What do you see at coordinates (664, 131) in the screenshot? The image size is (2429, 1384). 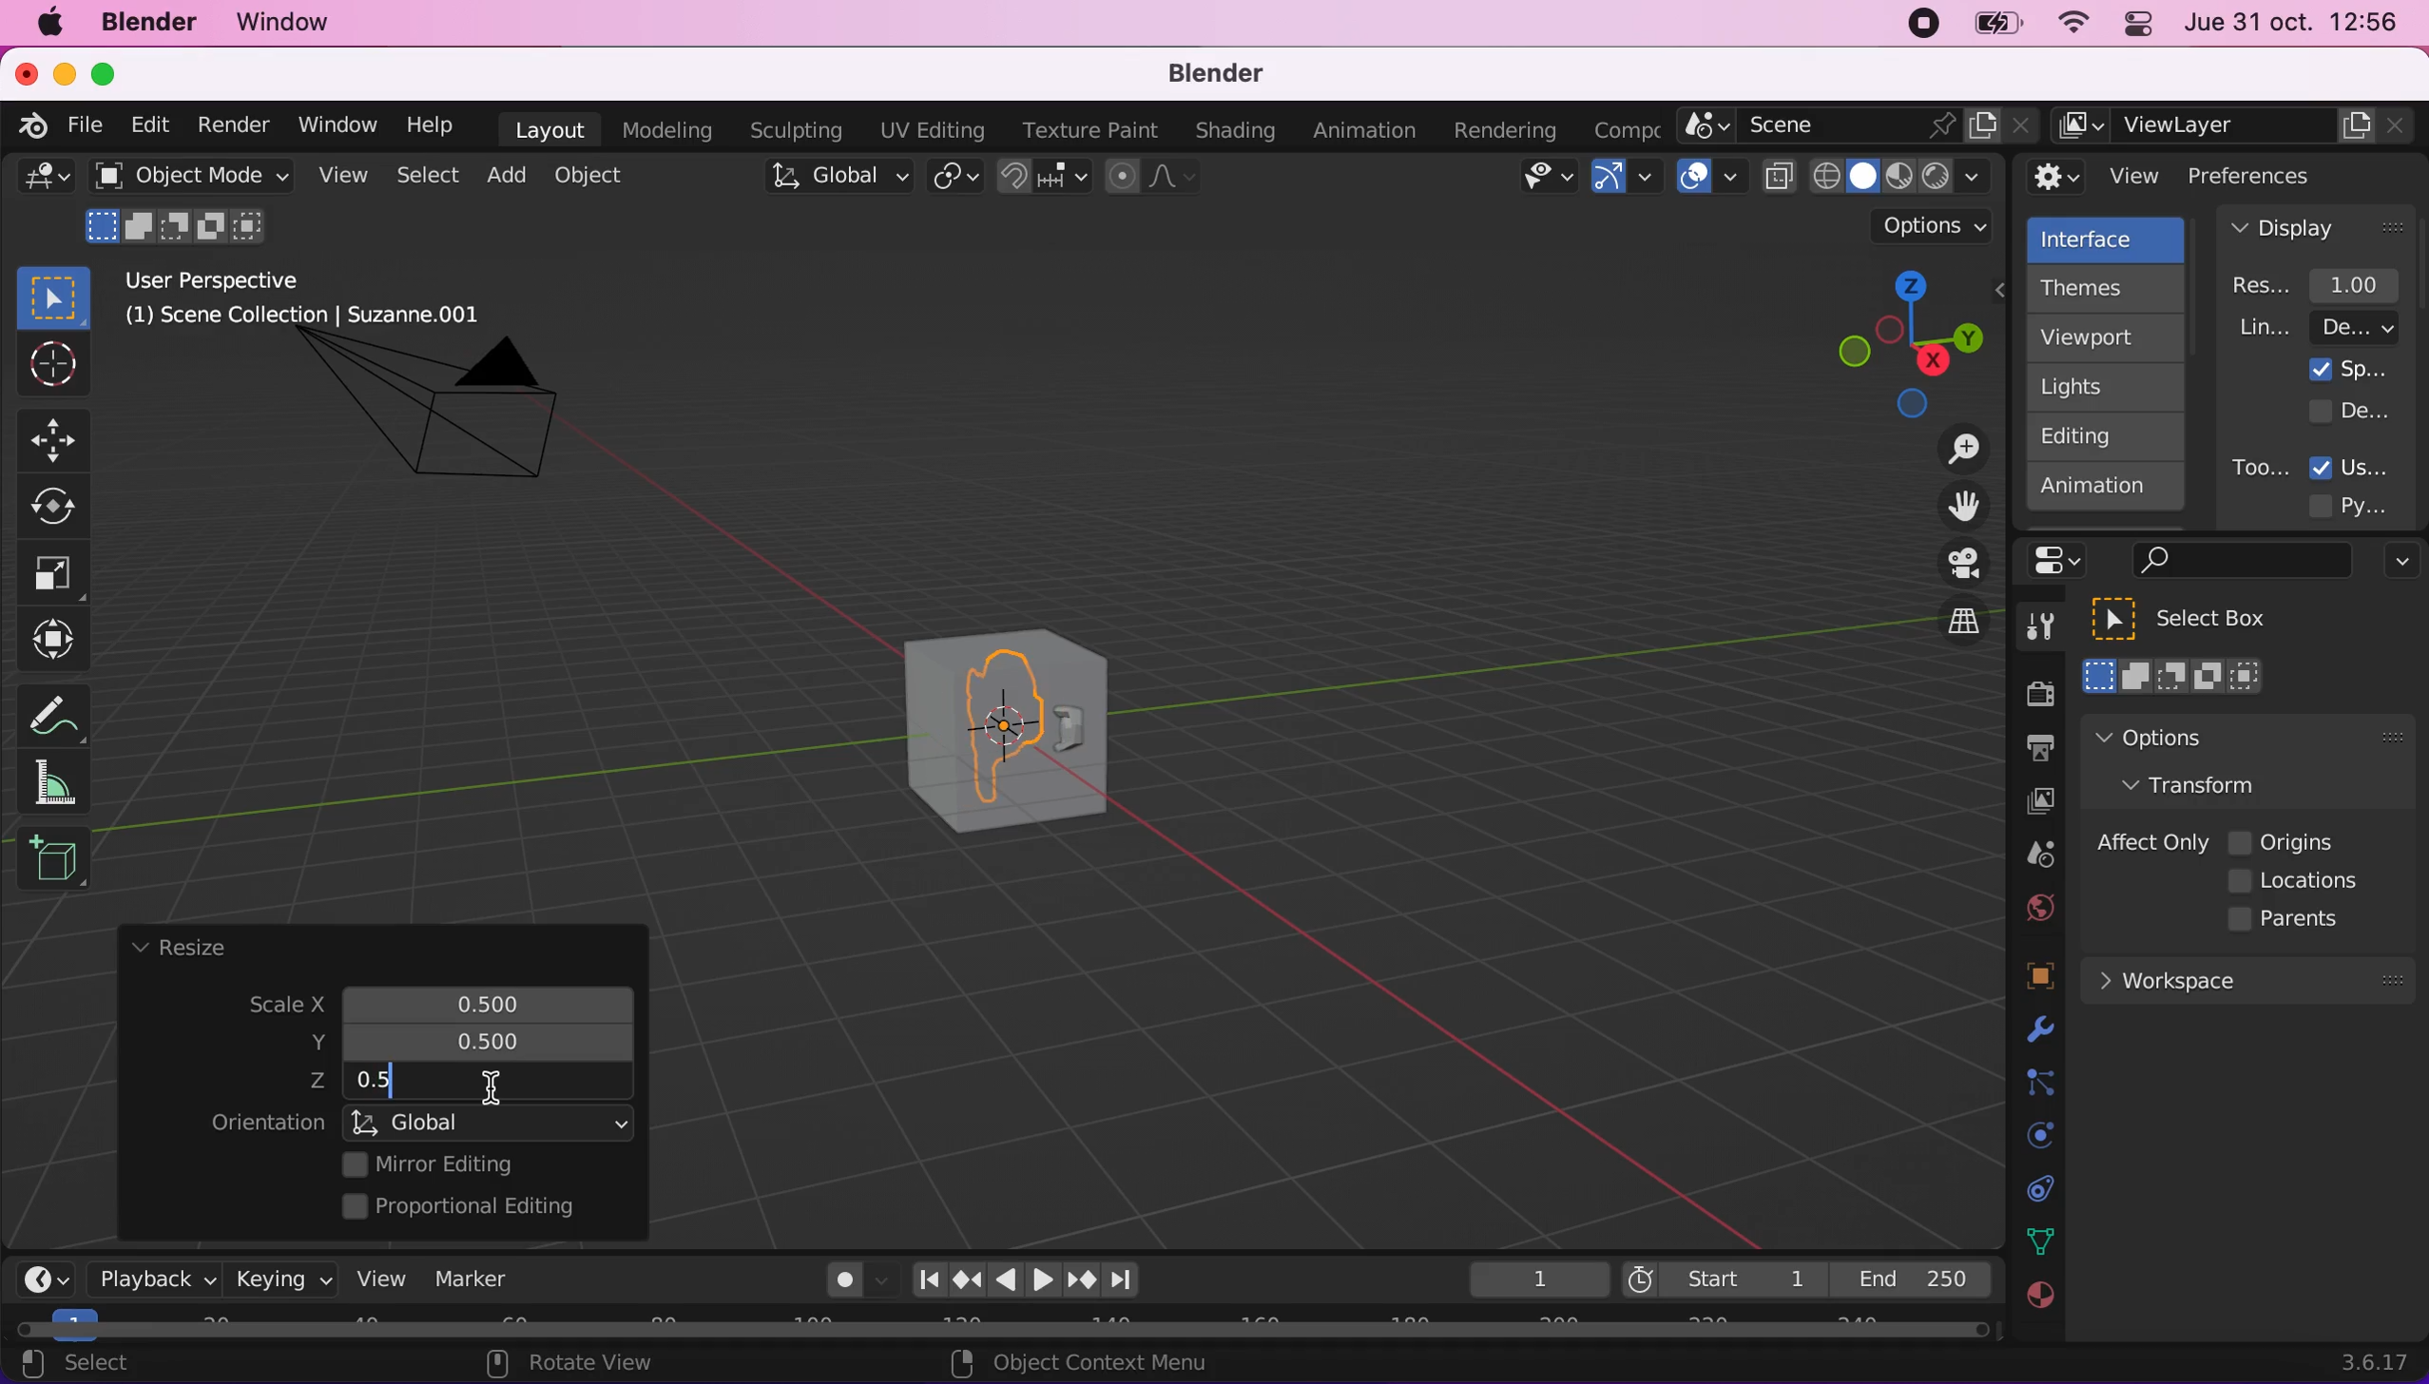 I see `modeling` at bounding box center [664, 131].